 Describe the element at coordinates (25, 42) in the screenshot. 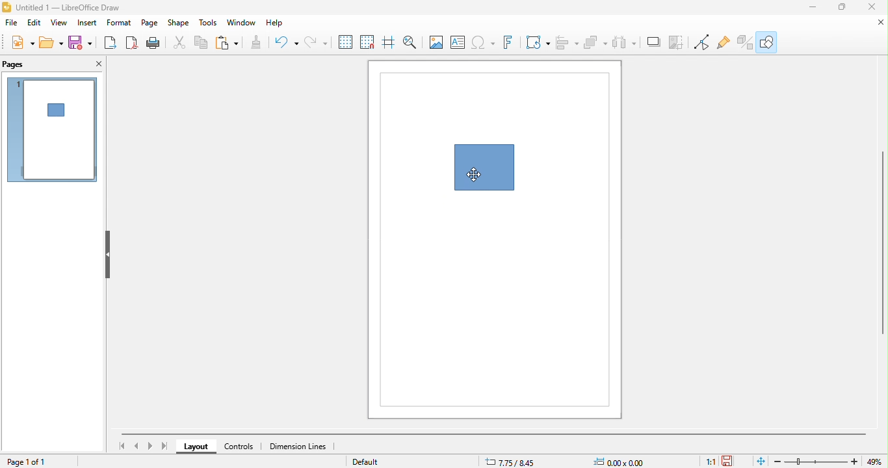

I see `new` at that location.